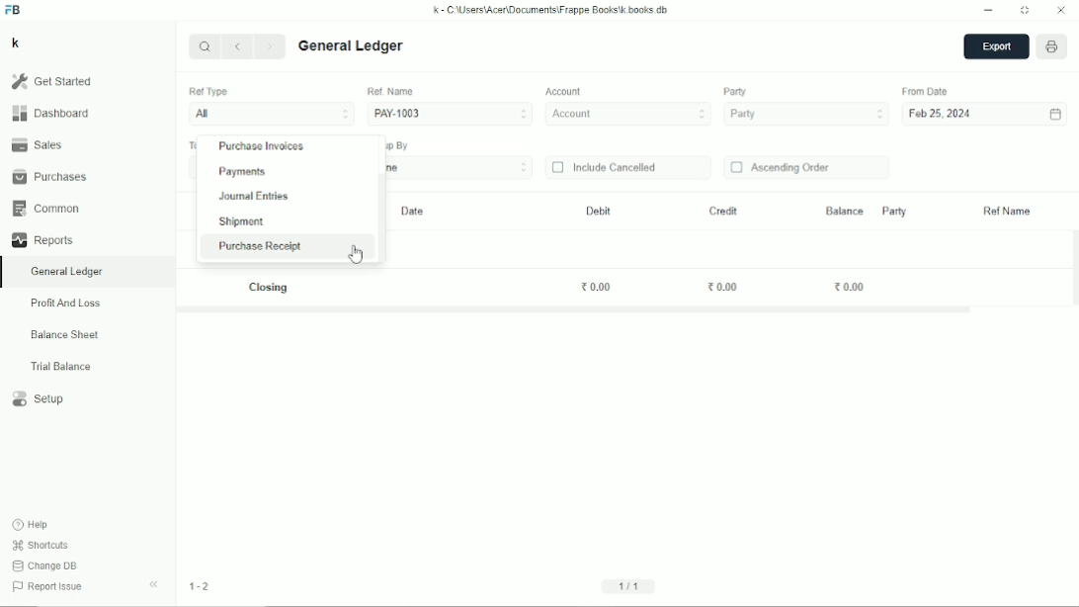 This screenshot has width=1079, height=607. I want to click on 1-2, so click(200, 586).